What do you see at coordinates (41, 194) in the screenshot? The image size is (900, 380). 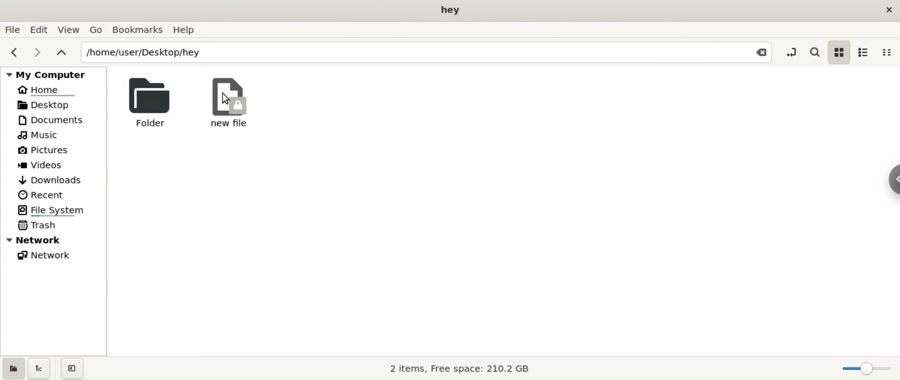 I see `Recent` at bounding box center [41, 194].